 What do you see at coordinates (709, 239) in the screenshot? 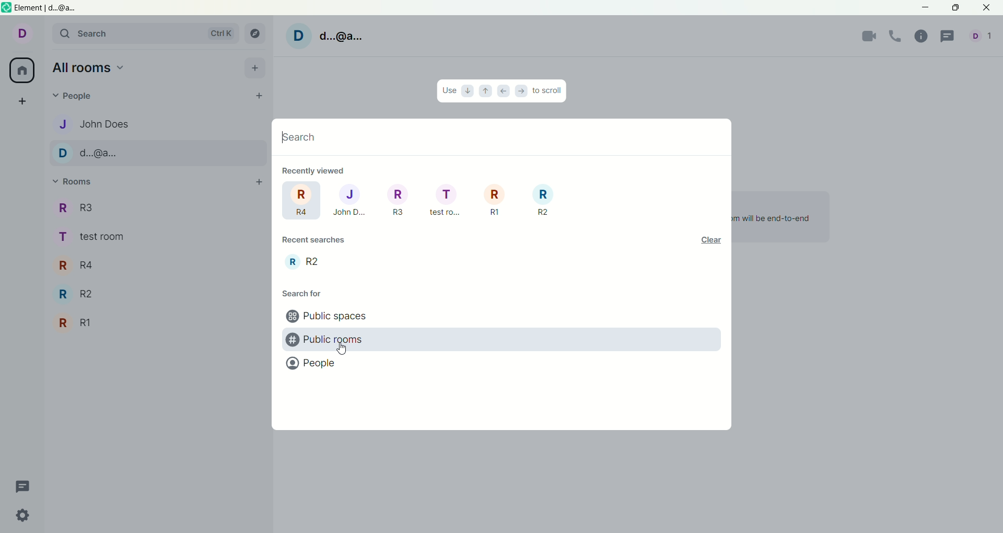
I see `clear` at bounding box center [709, 239].